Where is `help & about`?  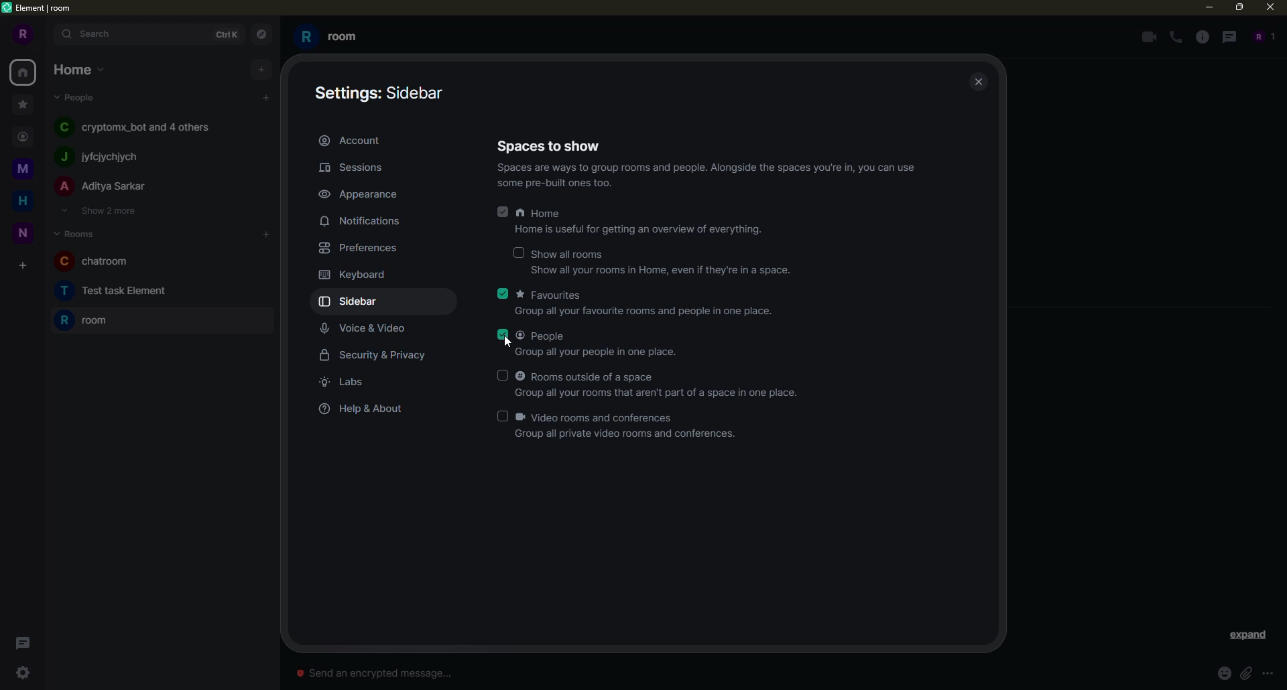
help & about is located at coordinates (360, 409).